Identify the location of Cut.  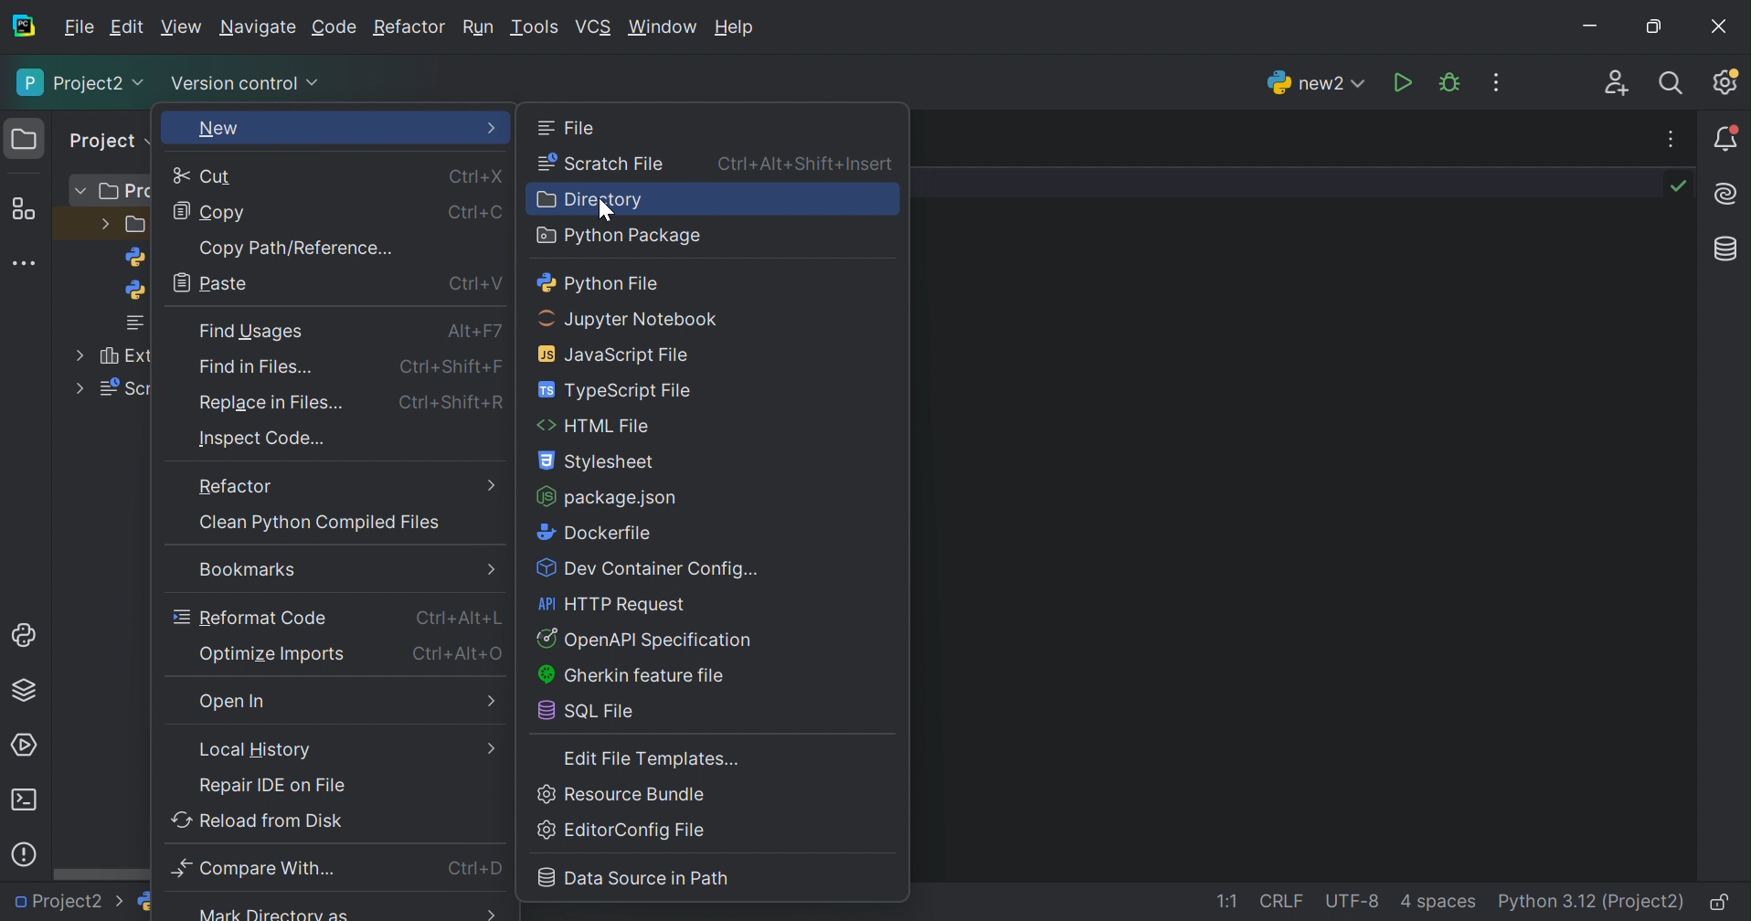
(201, 177).